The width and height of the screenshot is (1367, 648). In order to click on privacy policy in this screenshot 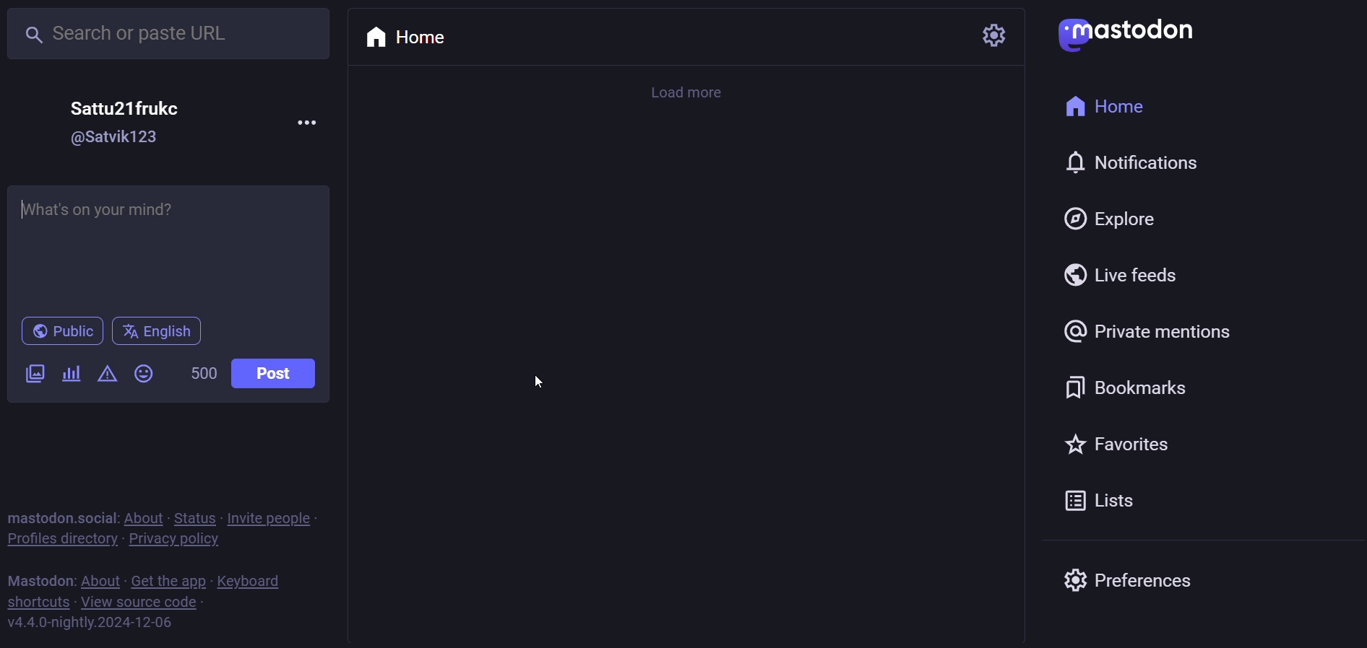, I will do `click(172, 540)`.